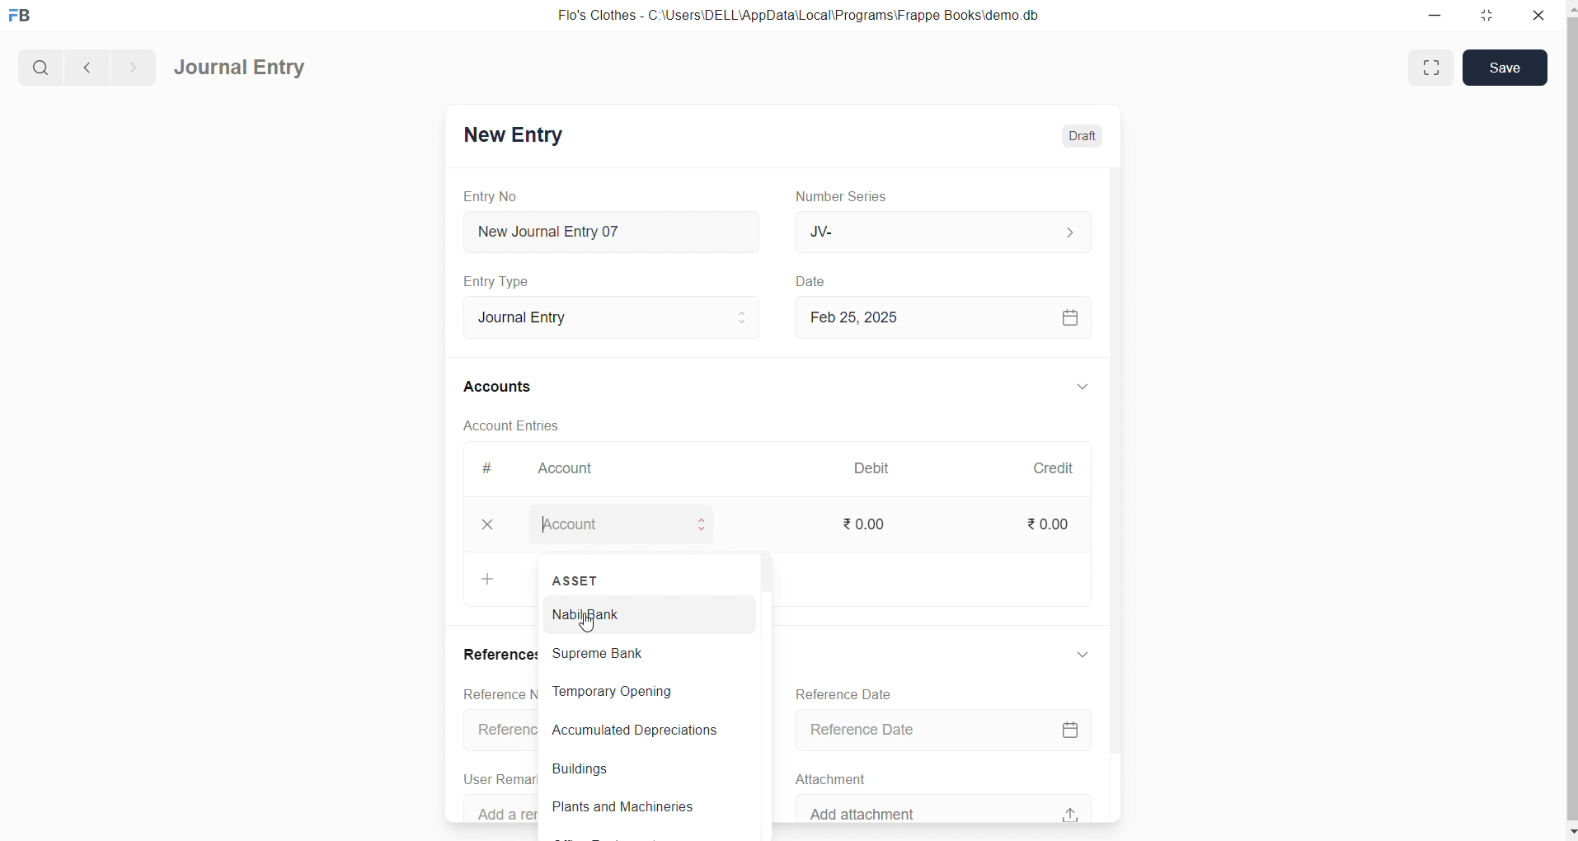 The image size is (1578, 841). I want to click on minimize, so click(1436, 16).